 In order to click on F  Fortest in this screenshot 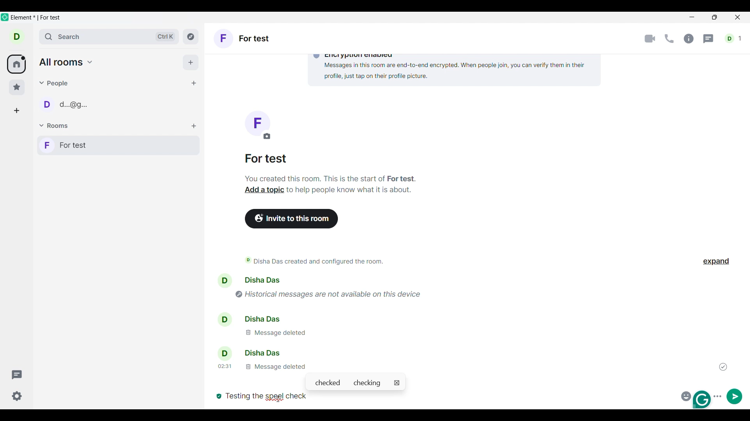, I will do `click(248, 40)`.